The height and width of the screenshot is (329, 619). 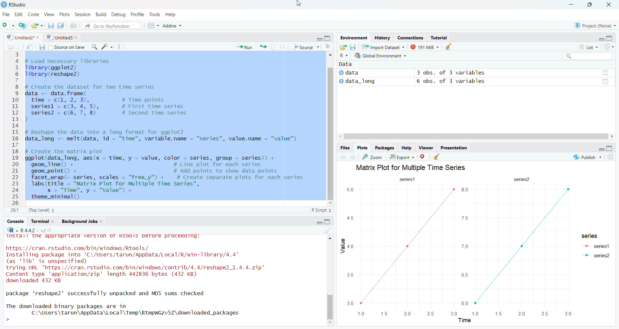 I want to click on Presentation, so click(x=453, y=147).